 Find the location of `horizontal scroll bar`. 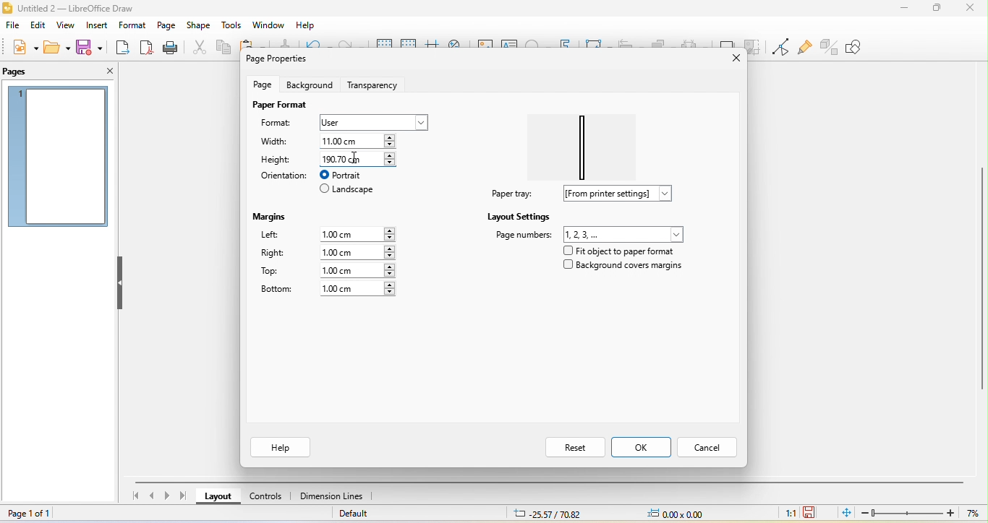

horizontal scroll bar is located at coordinates (552, 480).